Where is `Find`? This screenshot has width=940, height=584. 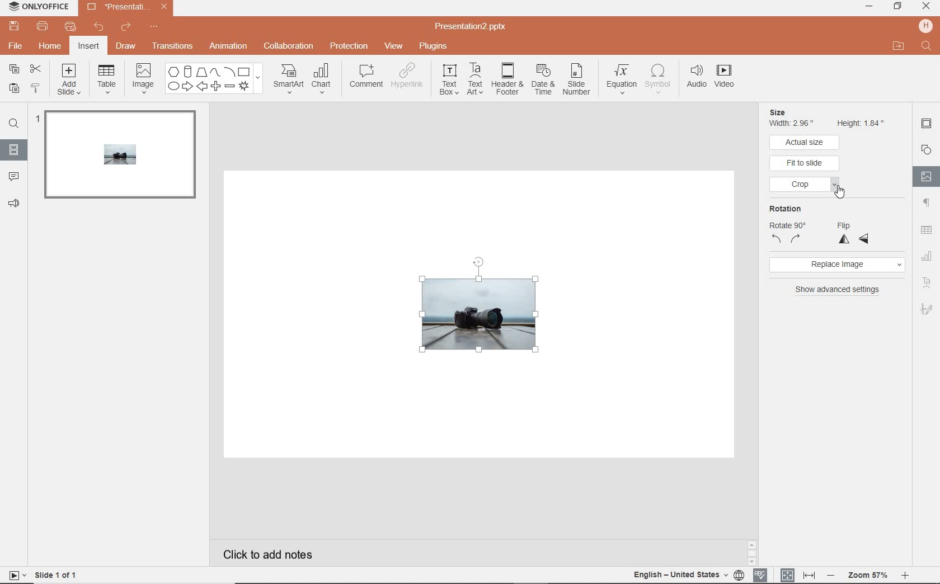
Find is located at coordinates (925, 46).